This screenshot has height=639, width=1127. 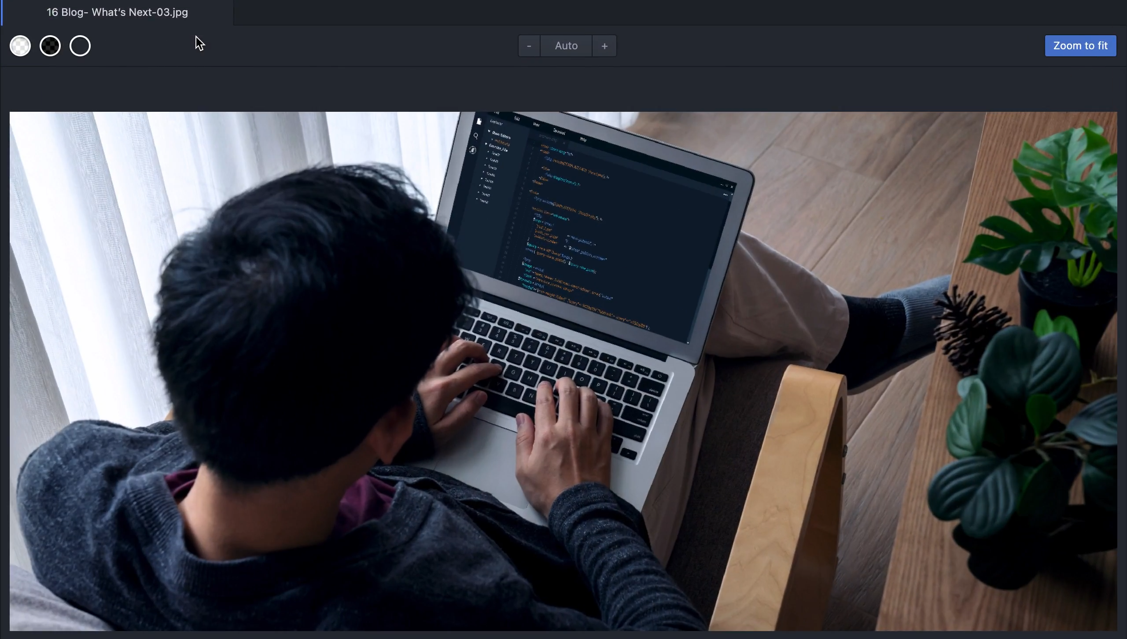 What do you see at coordinates (566, 370) in the screenshot?
I see `full screen preview` at bounding box center [566, 370].